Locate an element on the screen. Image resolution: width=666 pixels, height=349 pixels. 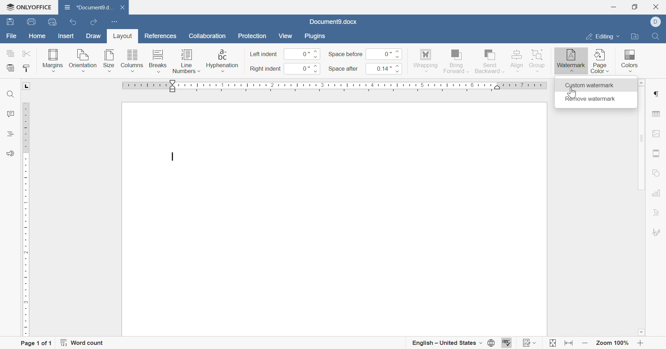
left indent is located at coordinates (264, 55).